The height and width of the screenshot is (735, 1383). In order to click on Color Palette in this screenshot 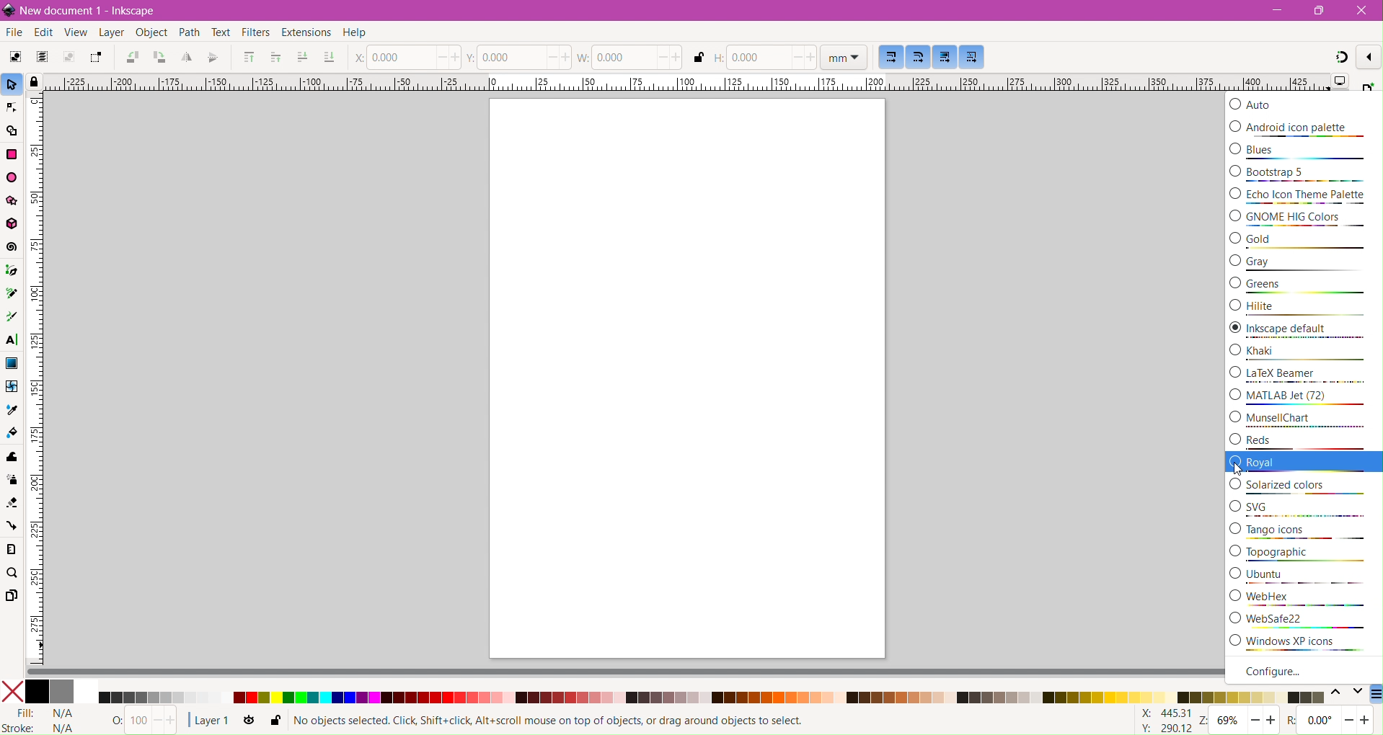, I will do `click(711, 698)`.